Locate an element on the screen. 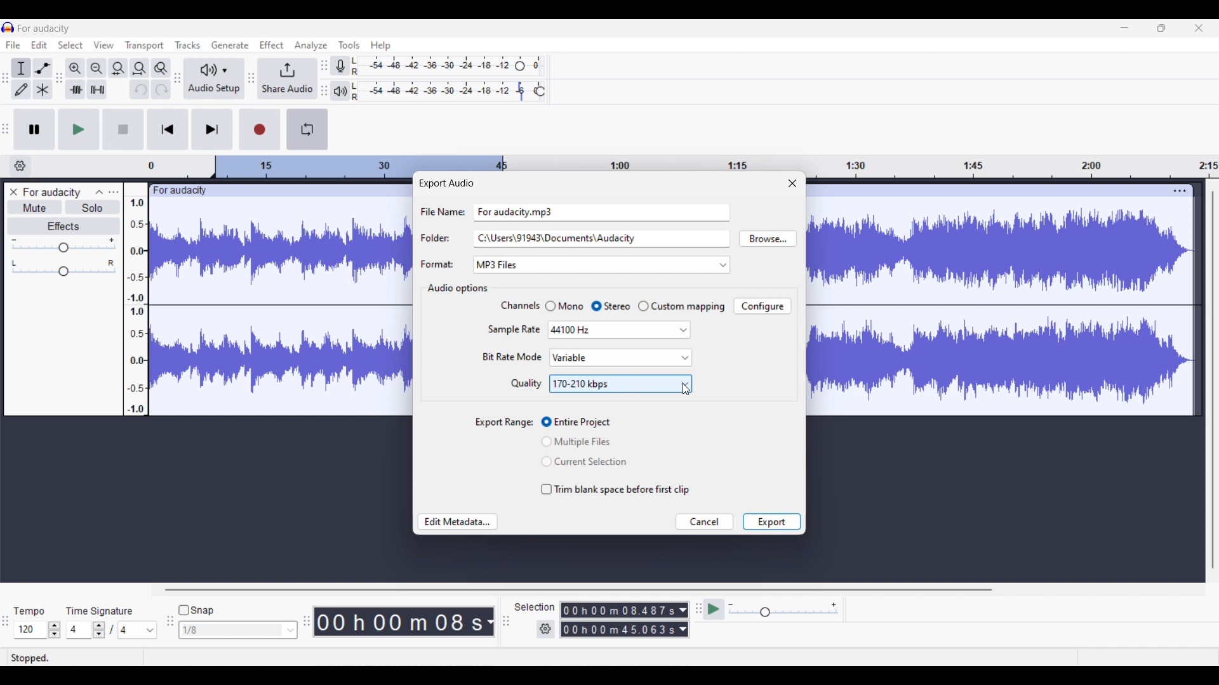  Tempo options is located at coordinates (29, 630).